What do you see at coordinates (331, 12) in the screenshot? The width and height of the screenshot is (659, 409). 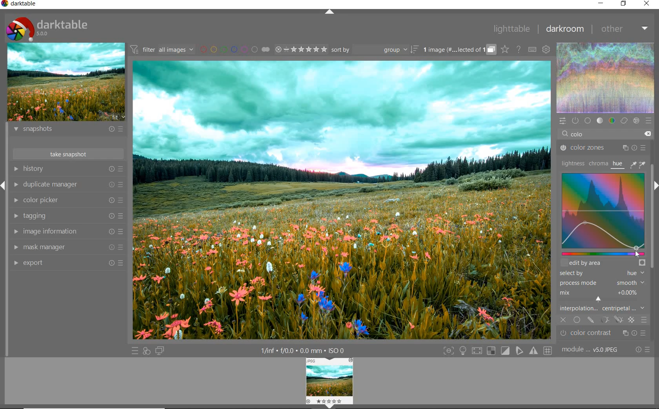 I see `expand/collapse` at bounding box center [331, 12].